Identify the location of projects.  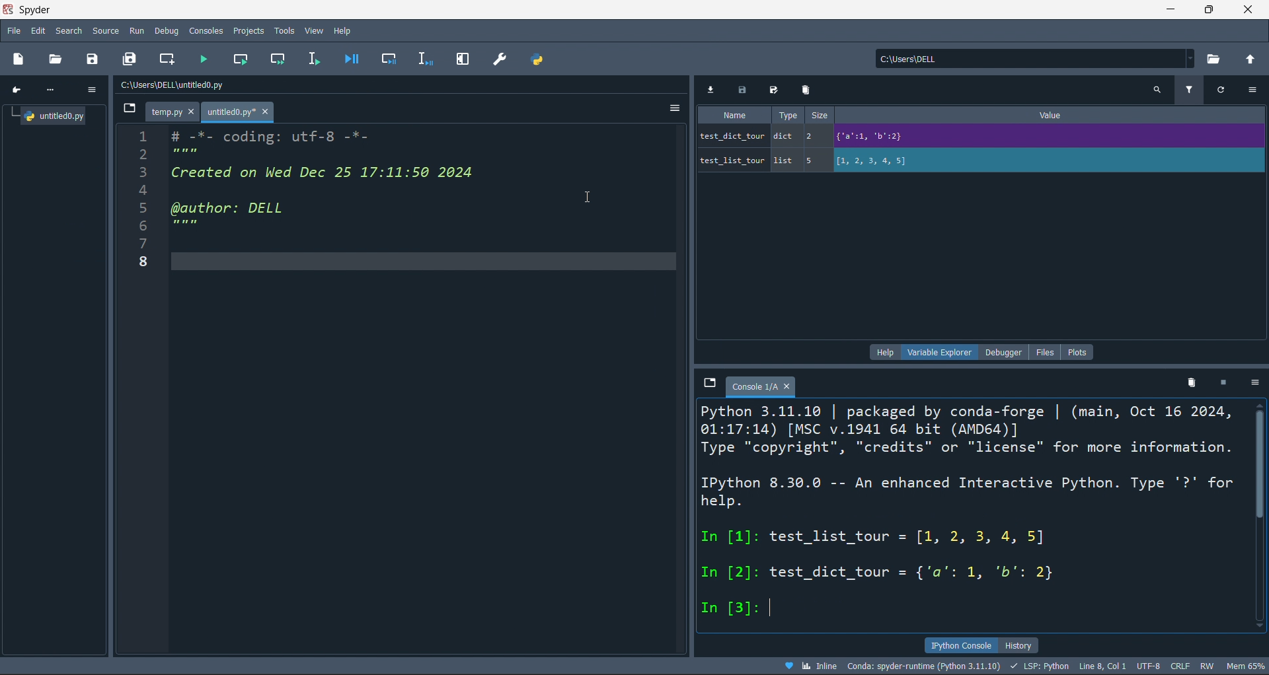
(249, 30).